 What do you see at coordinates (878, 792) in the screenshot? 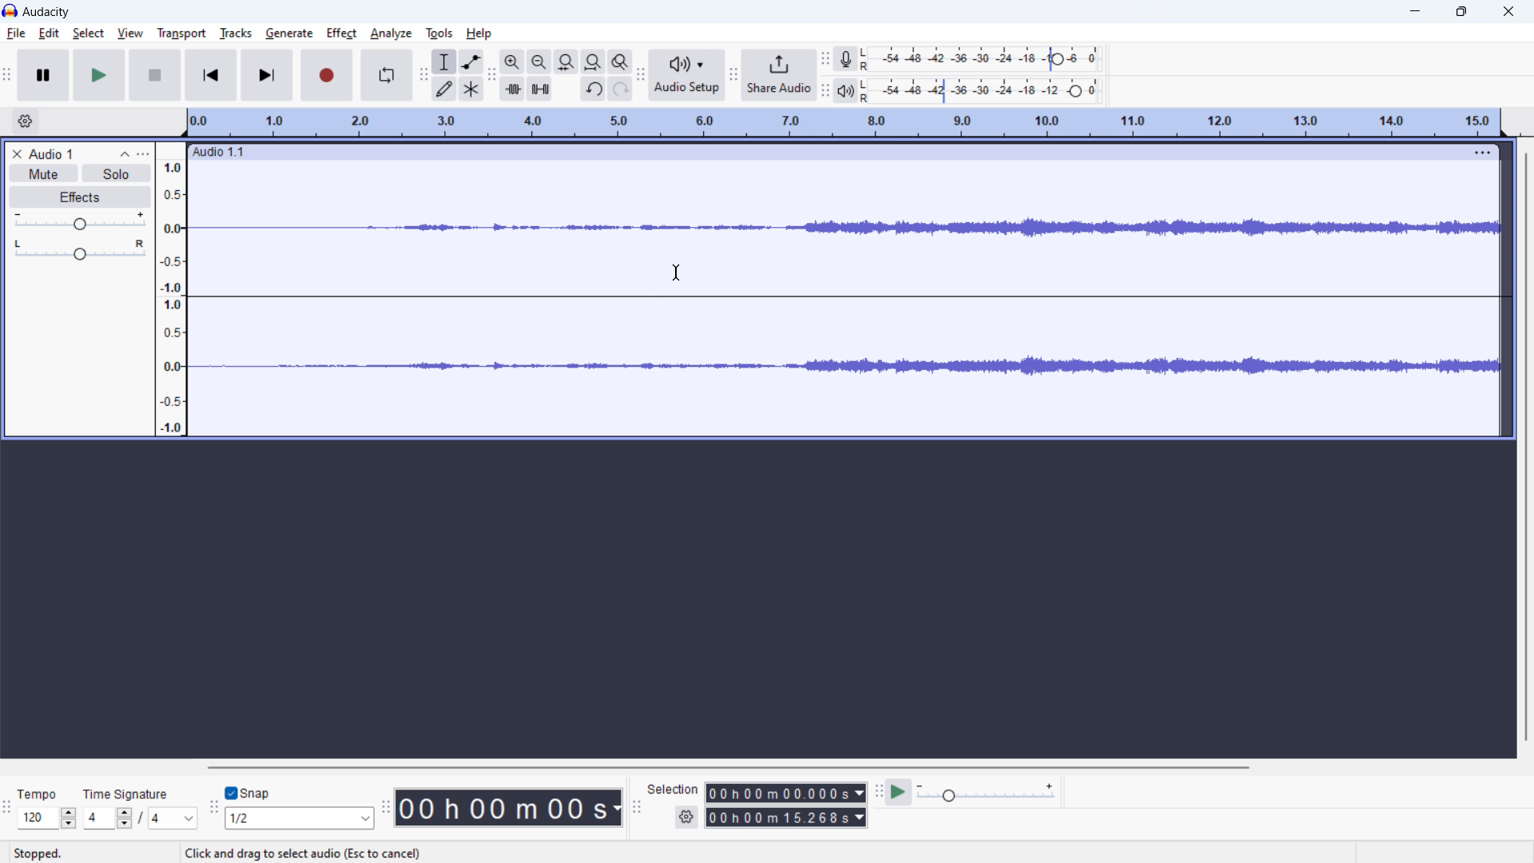
I see `play at speed toolbar` at bounding box center [878, 792].